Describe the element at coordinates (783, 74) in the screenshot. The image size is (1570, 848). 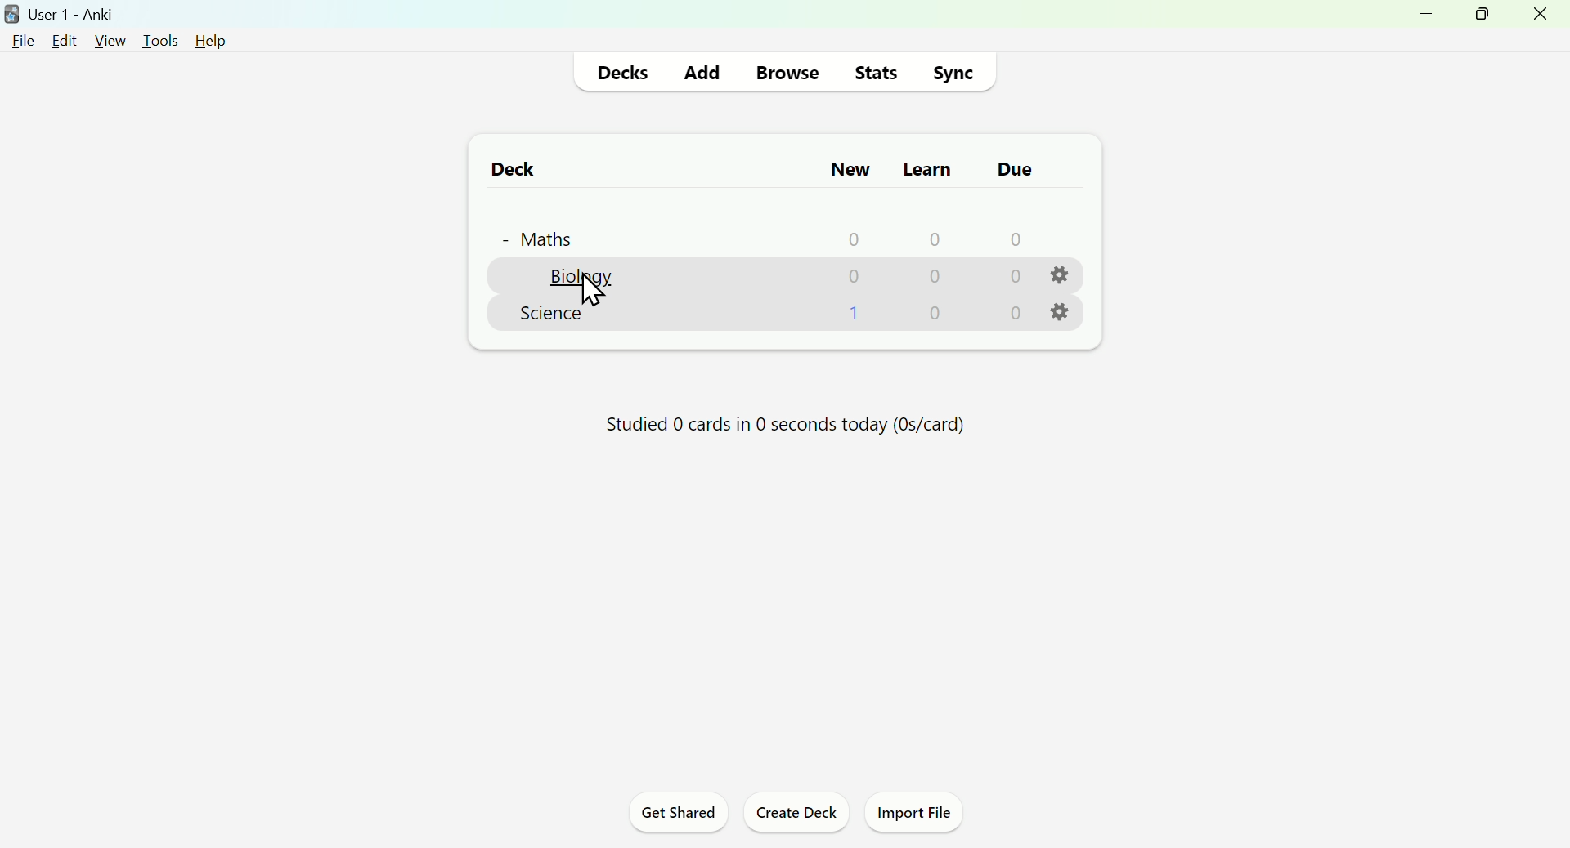
I see `Browse` at that location.